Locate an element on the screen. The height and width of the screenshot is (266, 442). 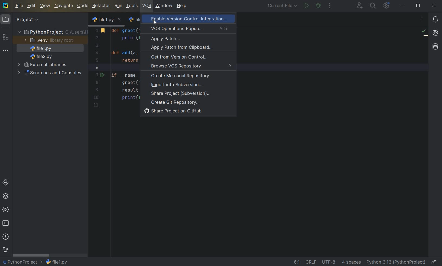
project name is located at coordinates (22, 262).